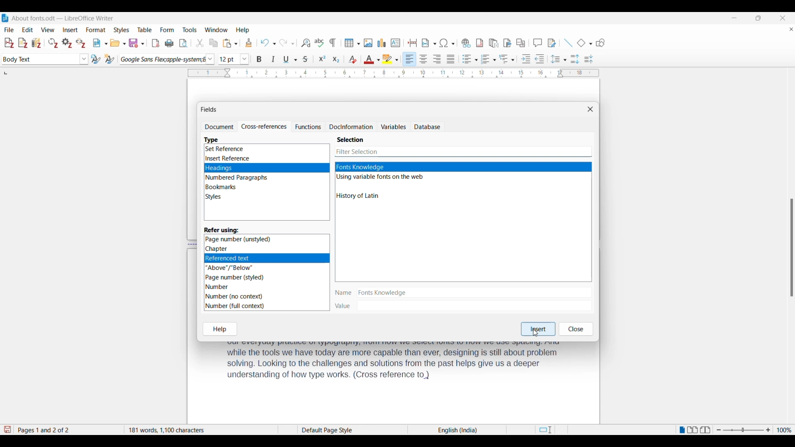 The height and width of the screenshot is (447, 795). What do you see at coordinates (333, 43) in the screenshot?
I see `Toggle formatting marks` at bounding box center [333, 43].